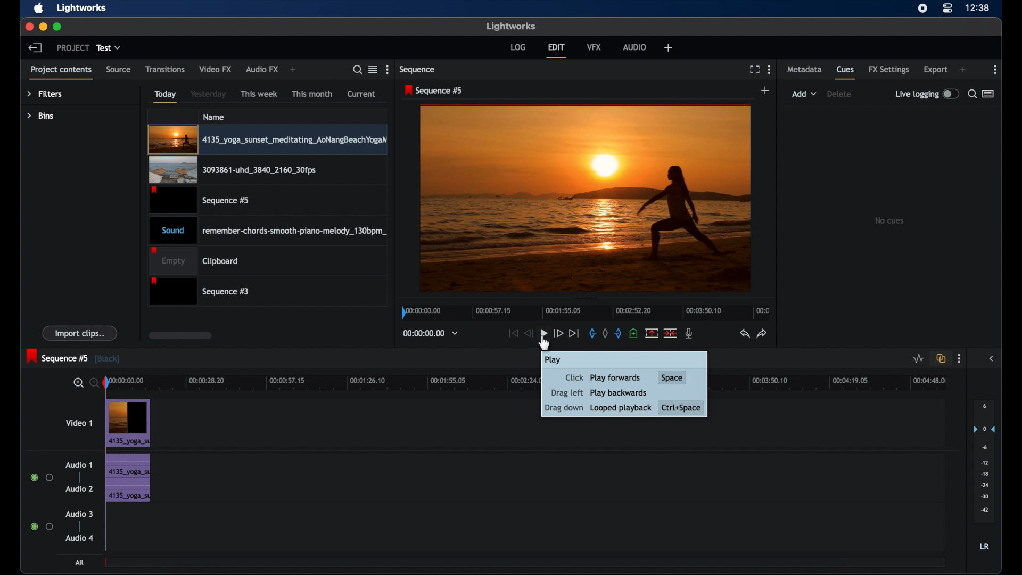 This screenshot has height=575, width=1022. Describe the element at coordinates (127, 423) in the screenshot. I see `Video Clip` at that location.